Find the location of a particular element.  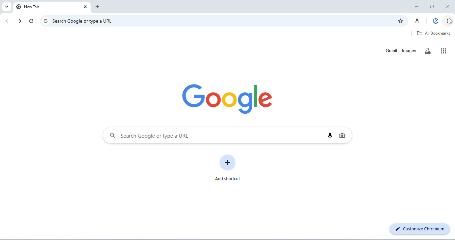

add bookmark is located at coordinates (401, 20).